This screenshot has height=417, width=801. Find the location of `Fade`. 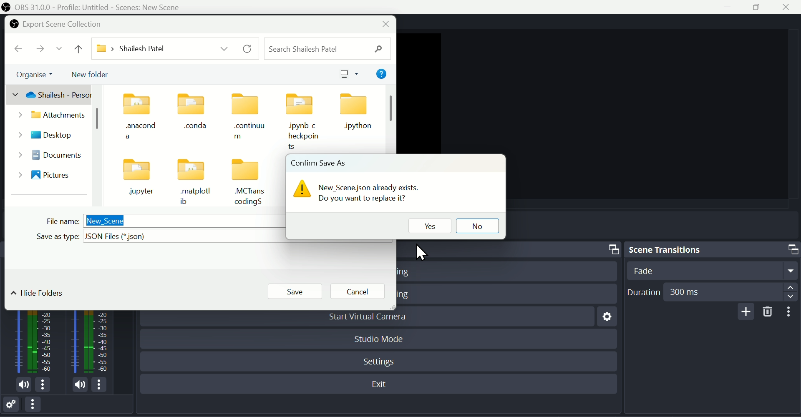

Fade is located at coordinates (710, 270).